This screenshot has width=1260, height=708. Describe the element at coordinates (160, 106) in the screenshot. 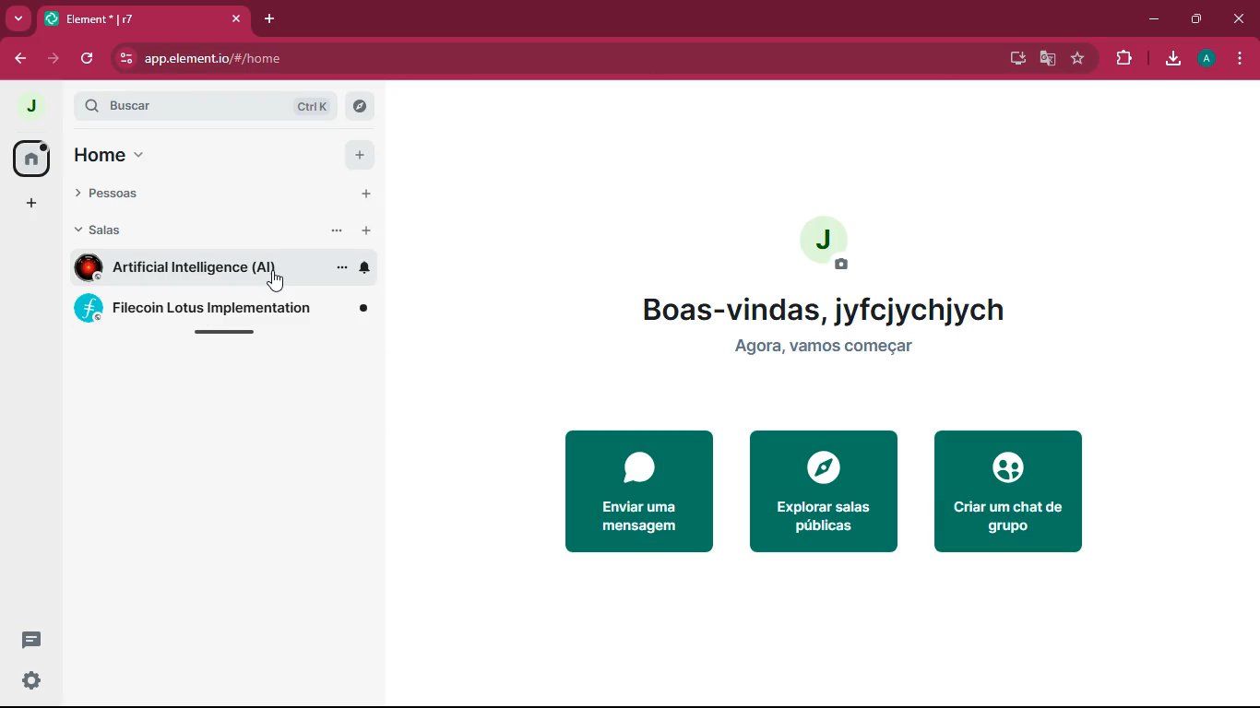

I see `buscar` at that location.